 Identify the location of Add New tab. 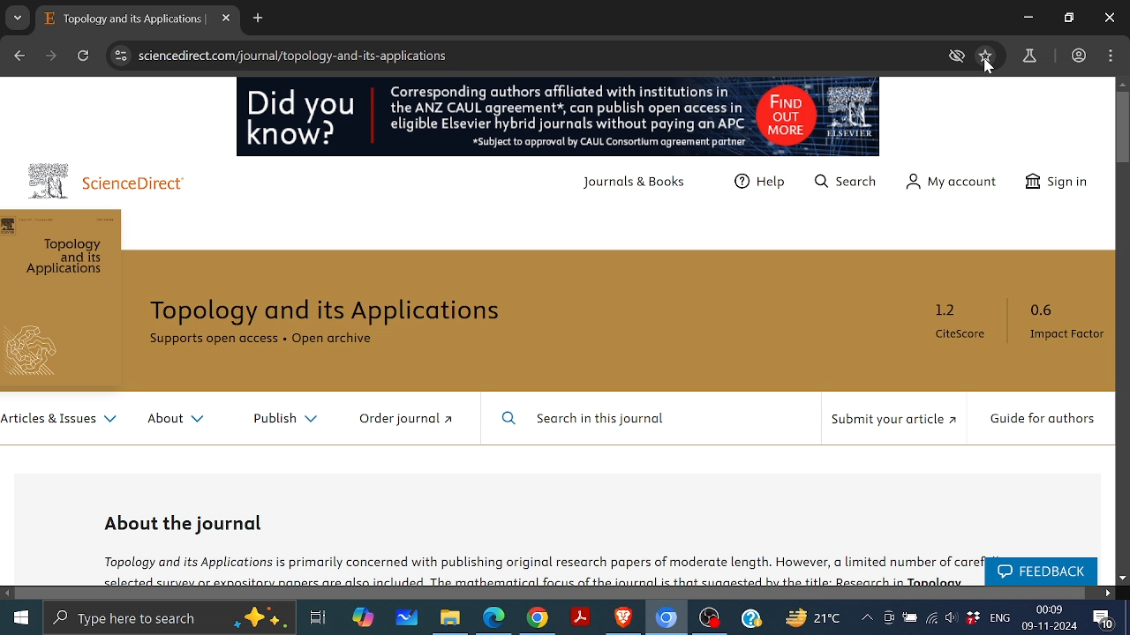
(259, 19).